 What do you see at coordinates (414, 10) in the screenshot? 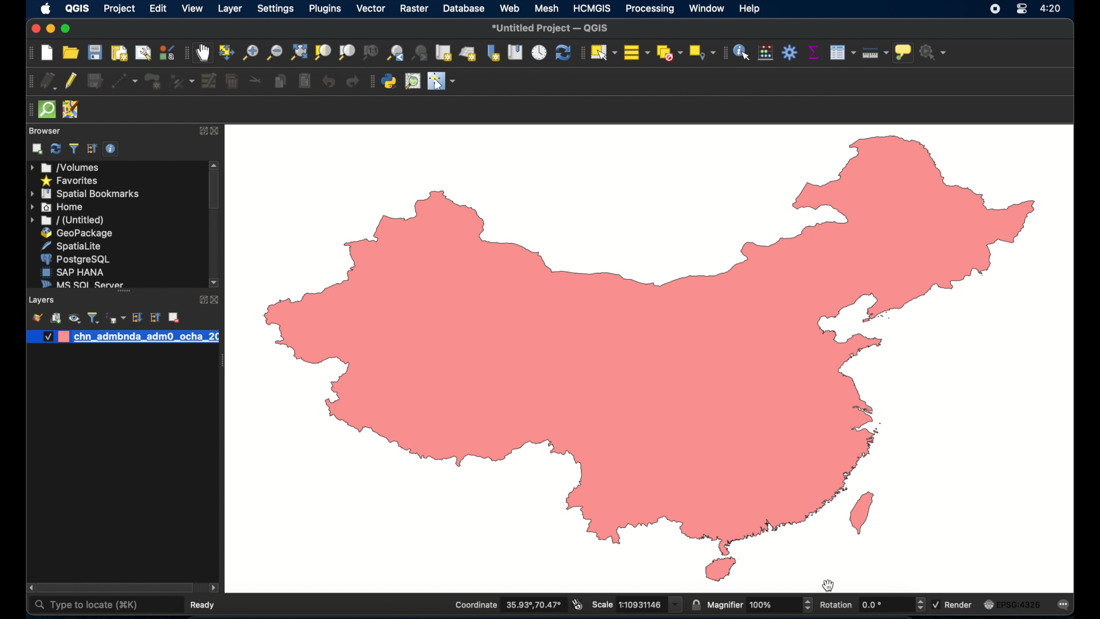
I see `raster` at bounding box center [414, 10].